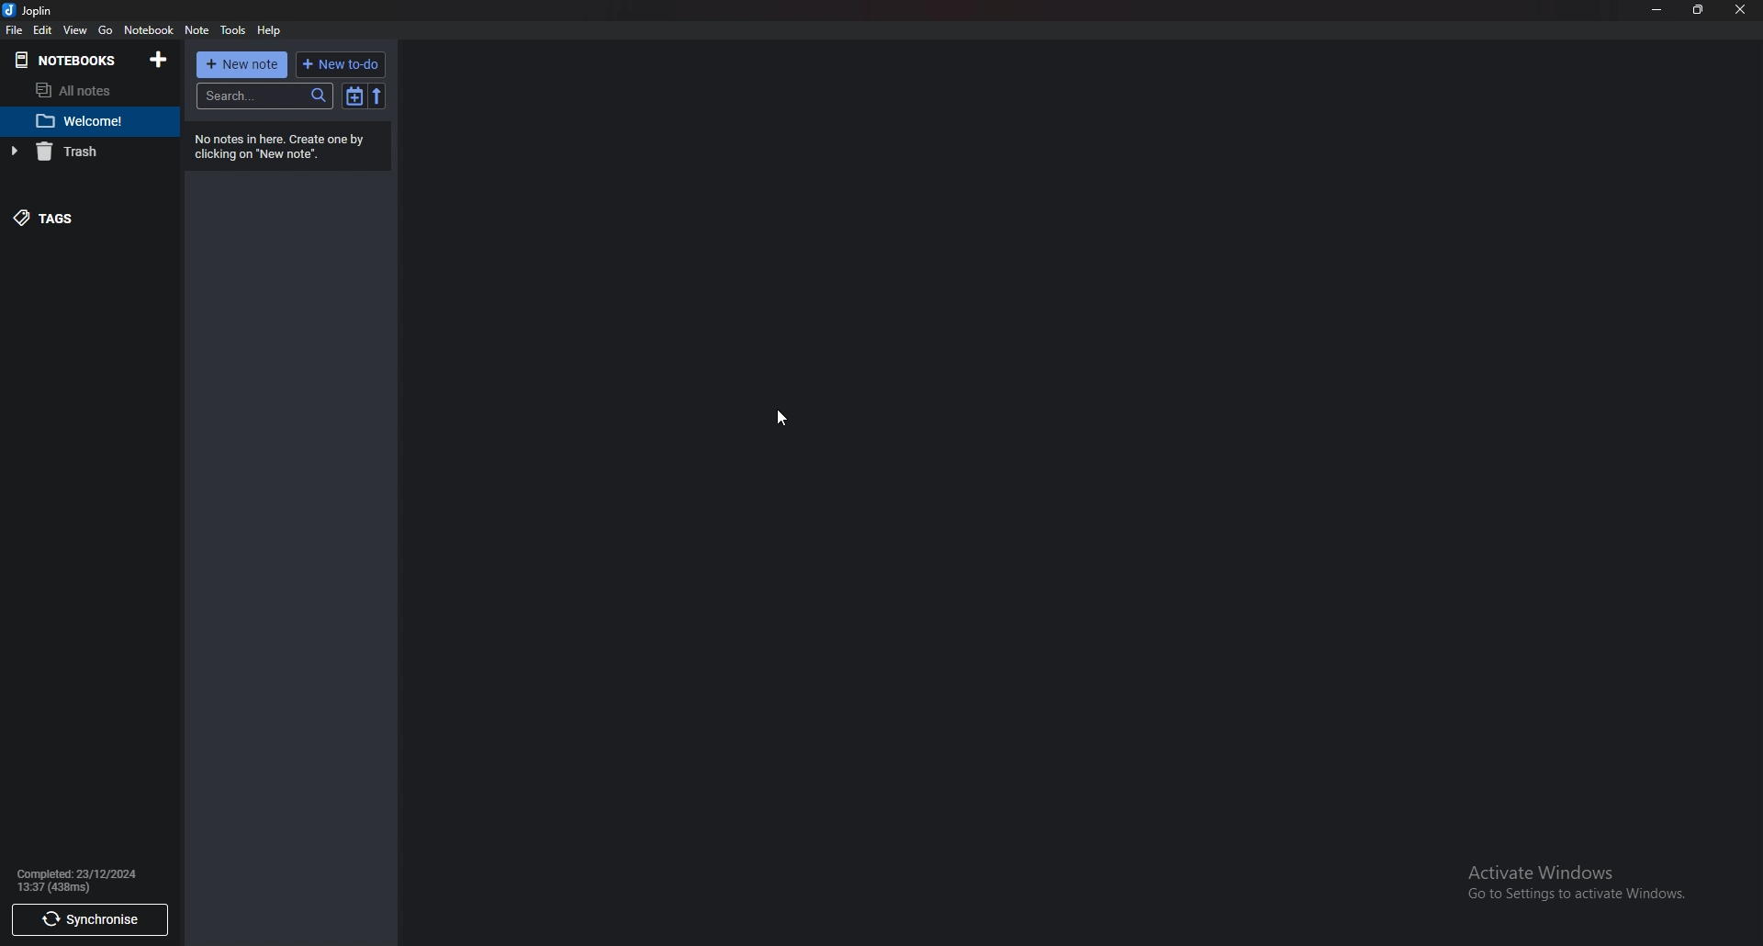 This screenshot has width=1763, height=946. What do you see at coordinates (266, 96) in the screenshot?
I see `search` at bounding box center [266, 96].